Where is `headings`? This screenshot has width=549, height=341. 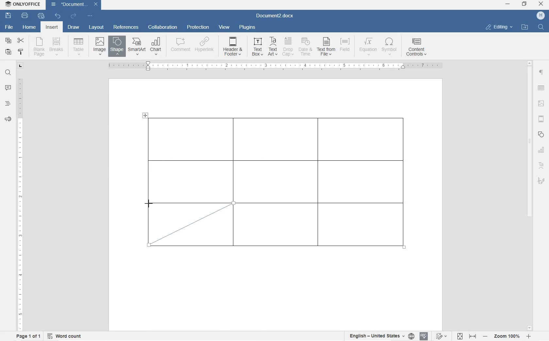
headings is located at coordinates (8, 104).